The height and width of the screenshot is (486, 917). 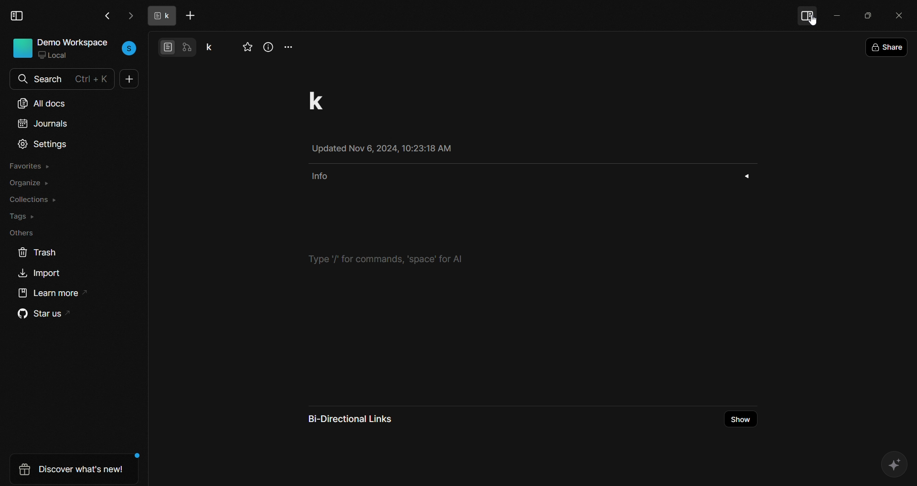 I want to click on share, so click(x=887, y=47).